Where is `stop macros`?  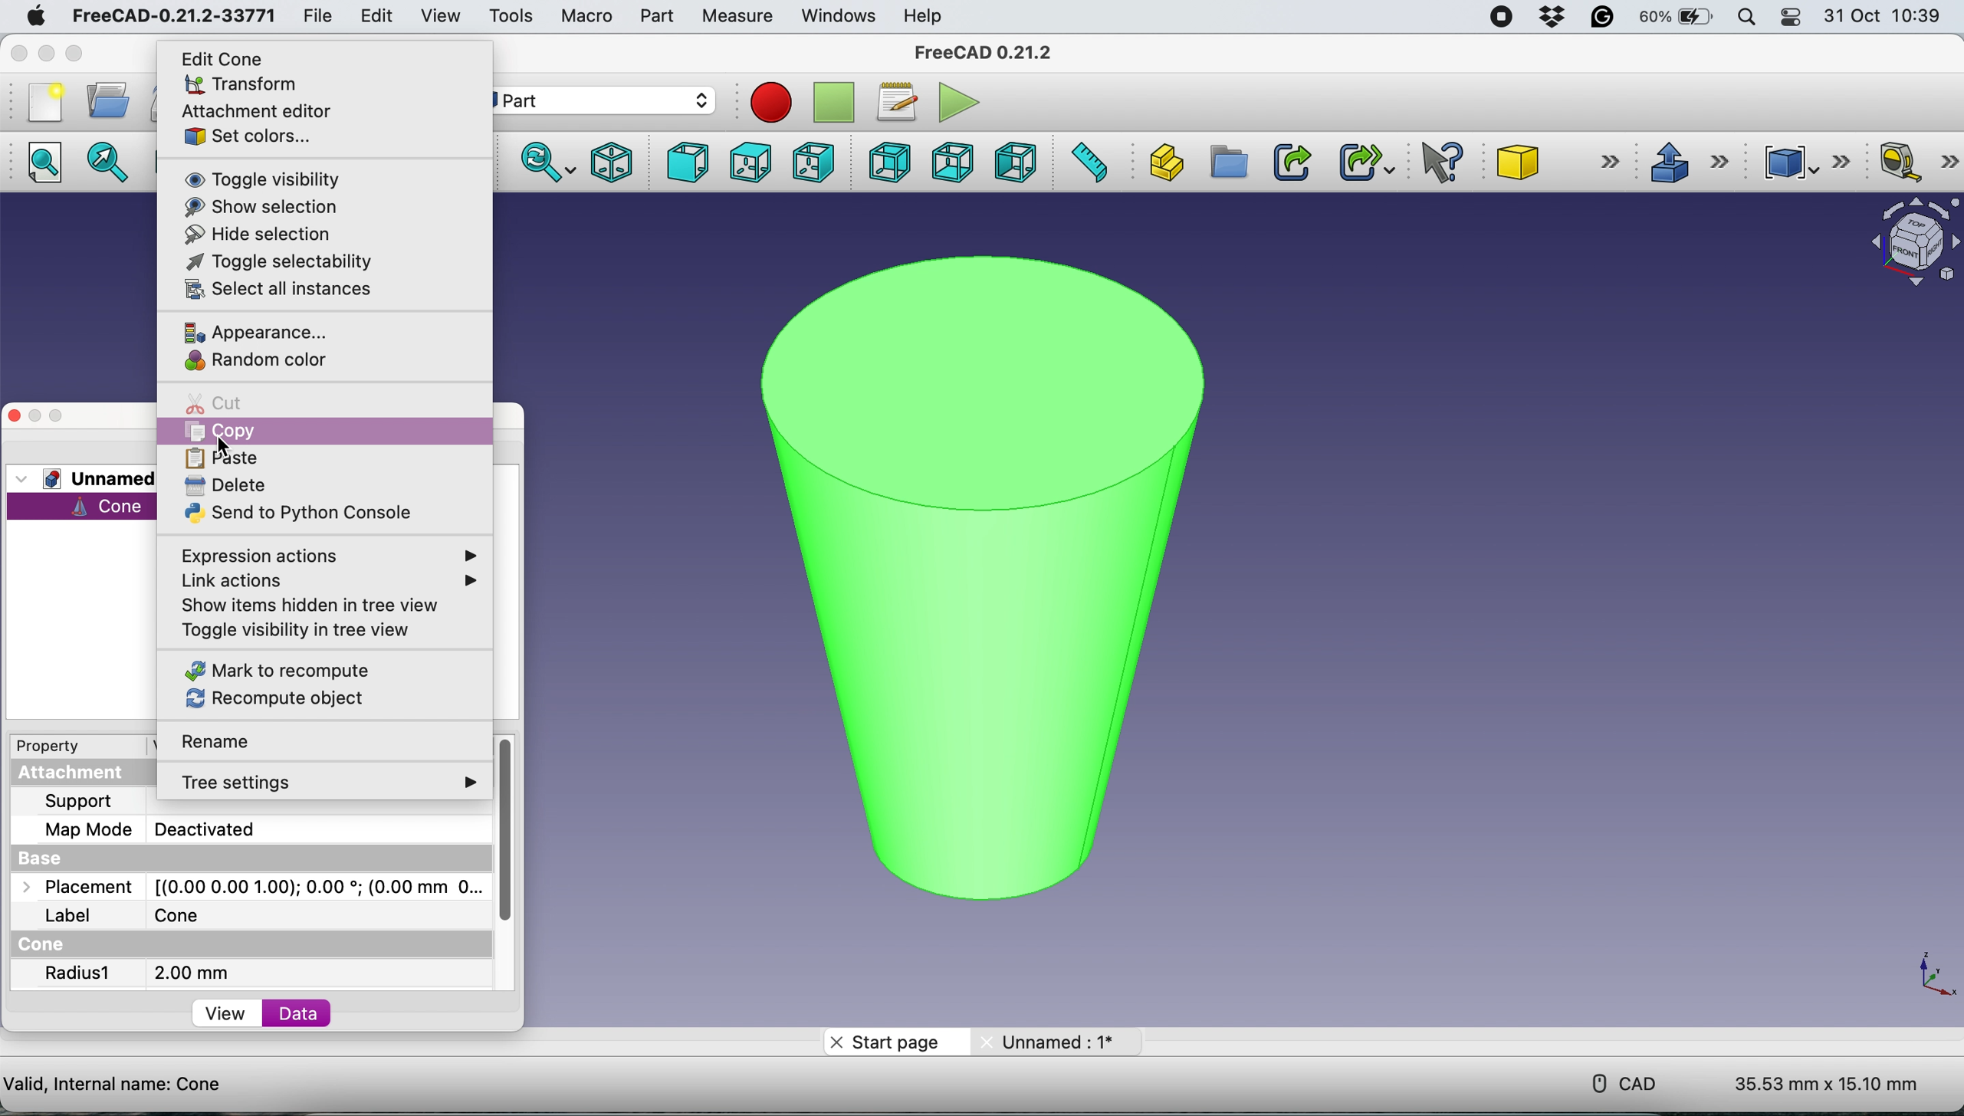 stop macros is located at coordinates (767, 102).